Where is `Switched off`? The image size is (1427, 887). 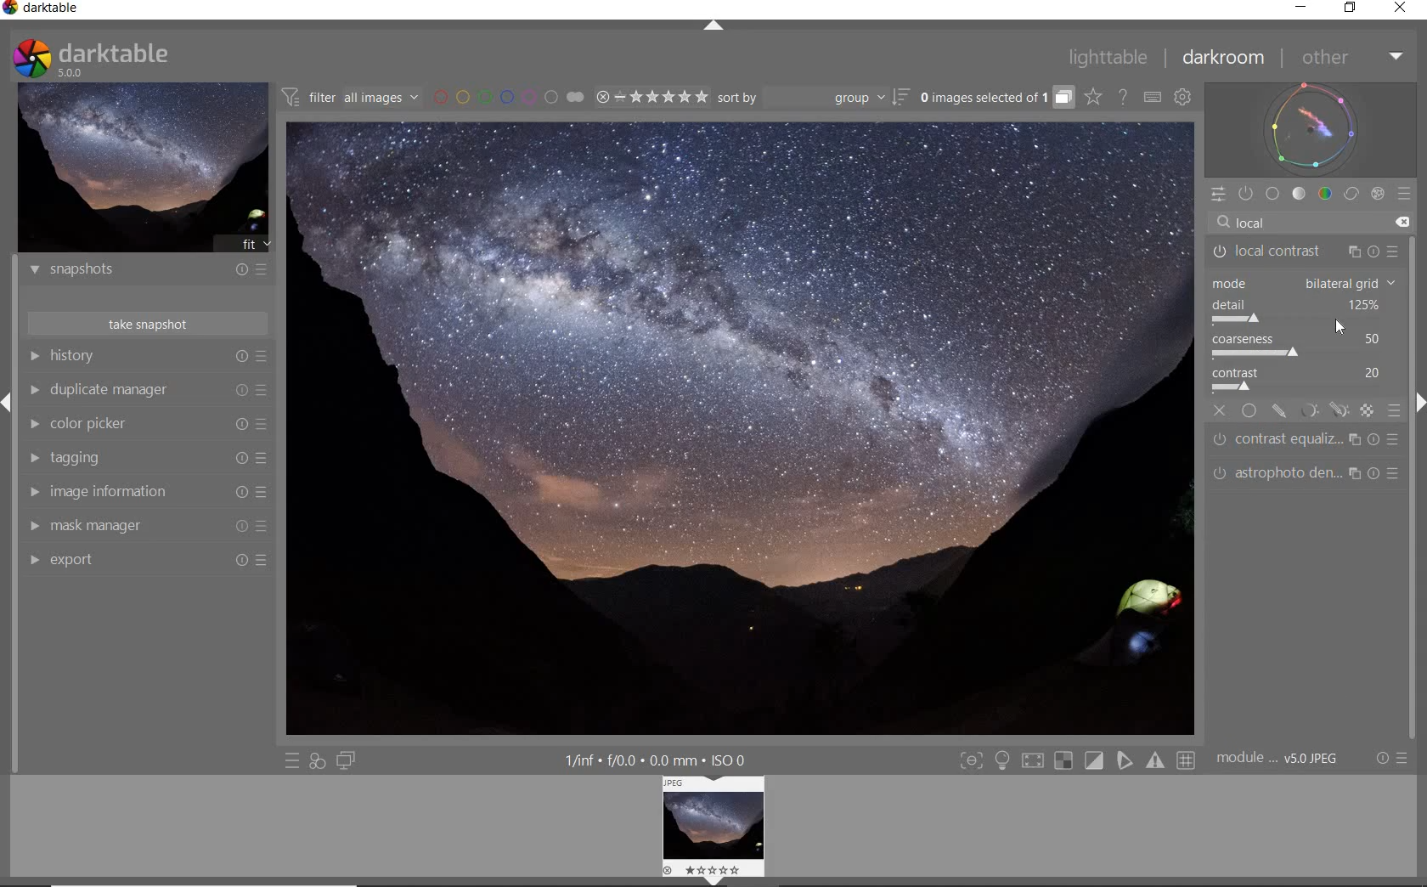
Switched off is located at coordinates (1215, 473).